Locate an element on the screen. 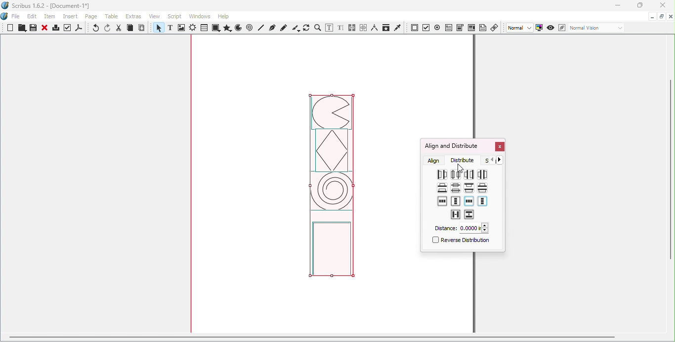  Reverse distribution is located at coordinates (460, 241).